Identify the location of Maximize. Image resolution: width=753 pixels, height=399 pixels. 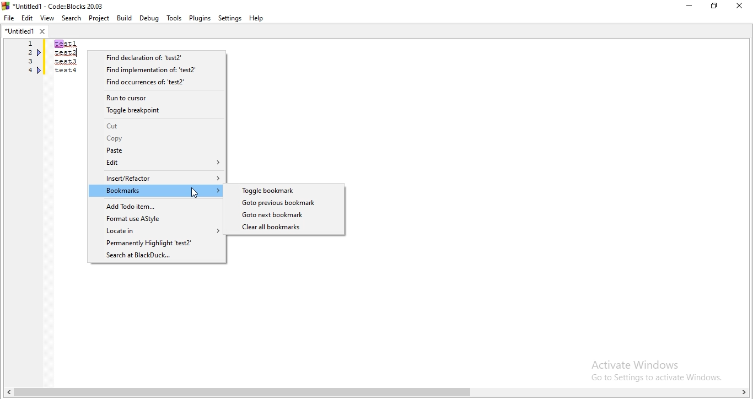
(716, 7).